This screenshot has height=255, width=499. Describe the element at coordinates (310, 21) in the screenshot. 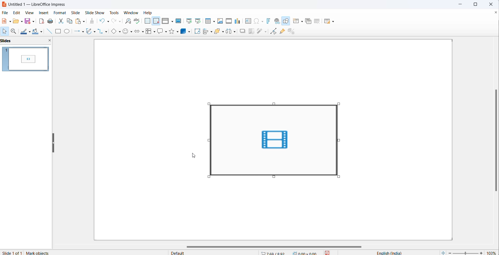

I see `duplicate slide` at that location.